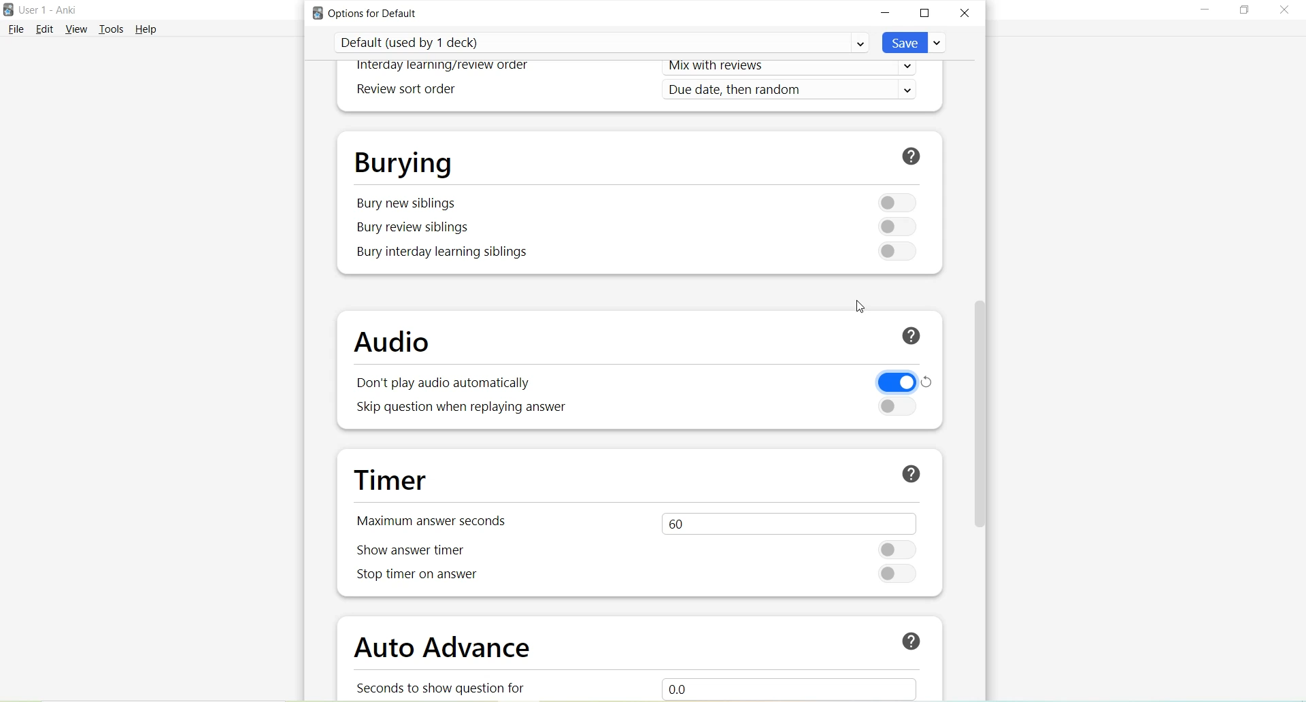  I want to click on Bury new siblings, so click(407, 203).